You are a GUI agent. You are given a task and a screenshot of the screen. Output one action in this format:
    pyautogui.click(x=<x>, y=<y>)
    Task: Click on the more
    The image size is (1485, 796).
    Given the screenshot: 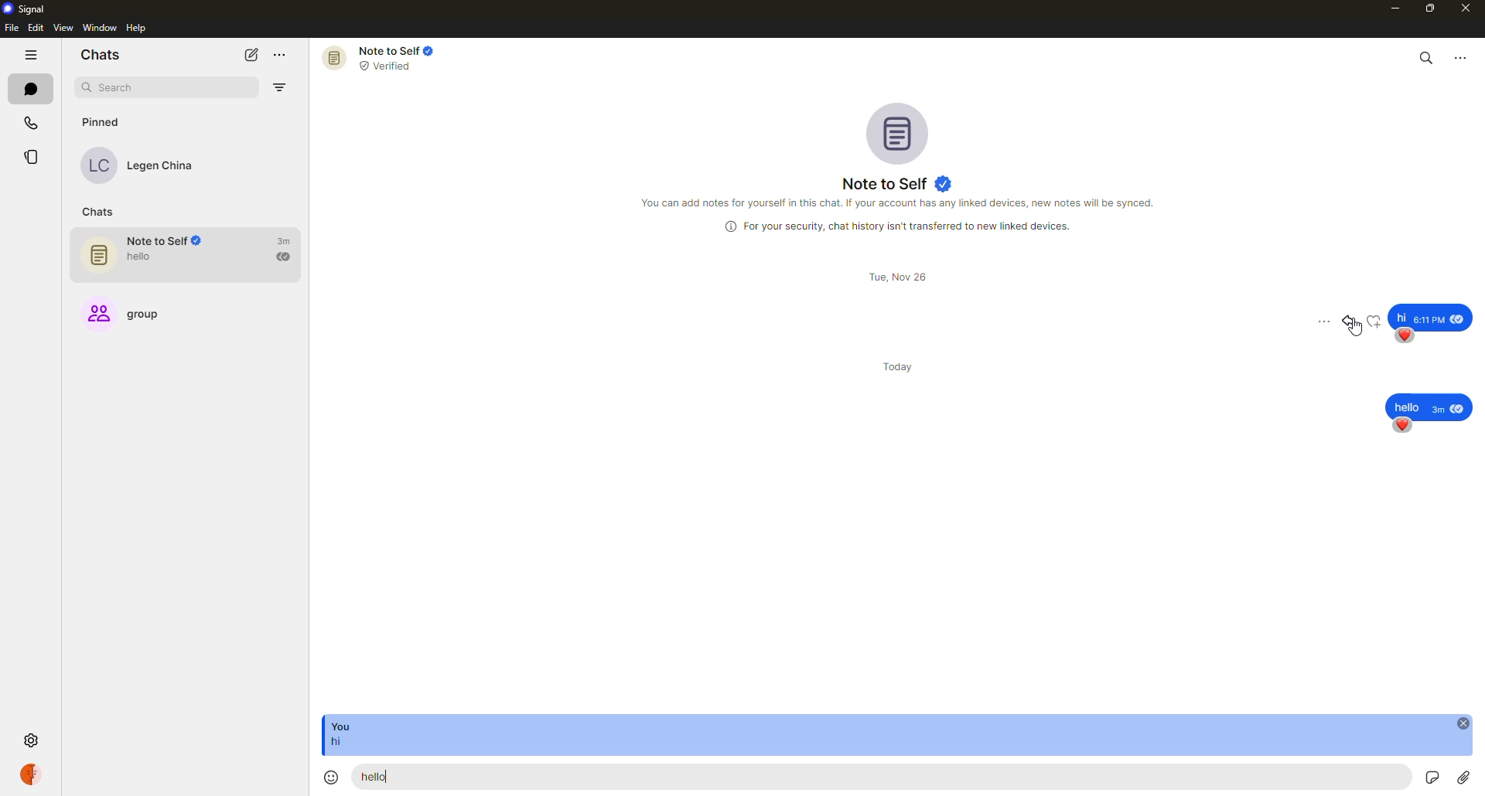 What is the action you would take?
    pyautogui.click(x=1462, y=57)
    